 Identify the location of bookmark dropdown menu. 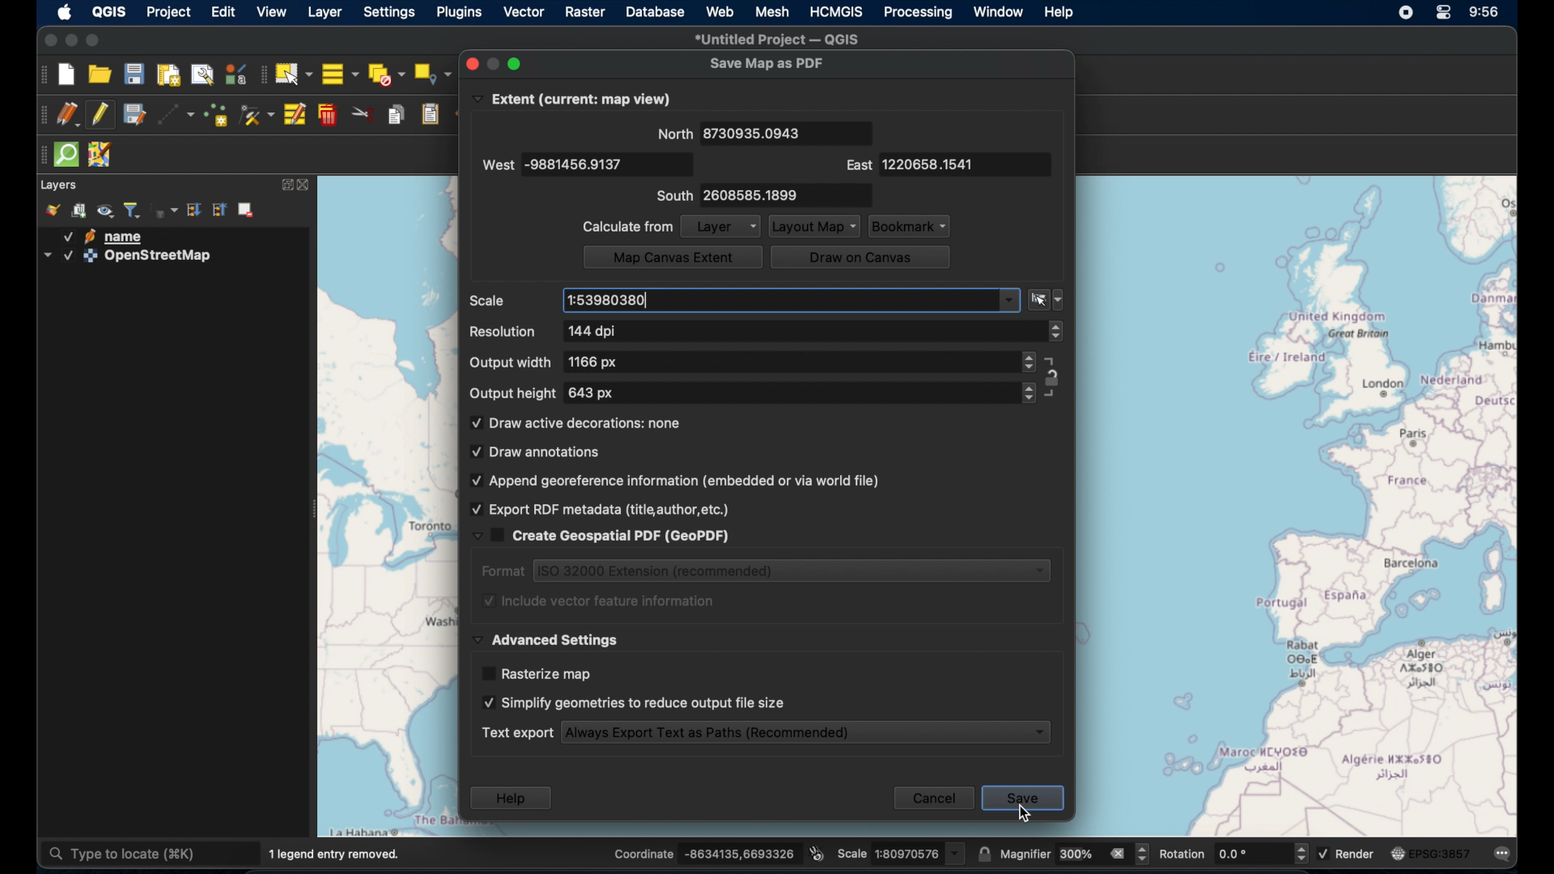
(911, 226).